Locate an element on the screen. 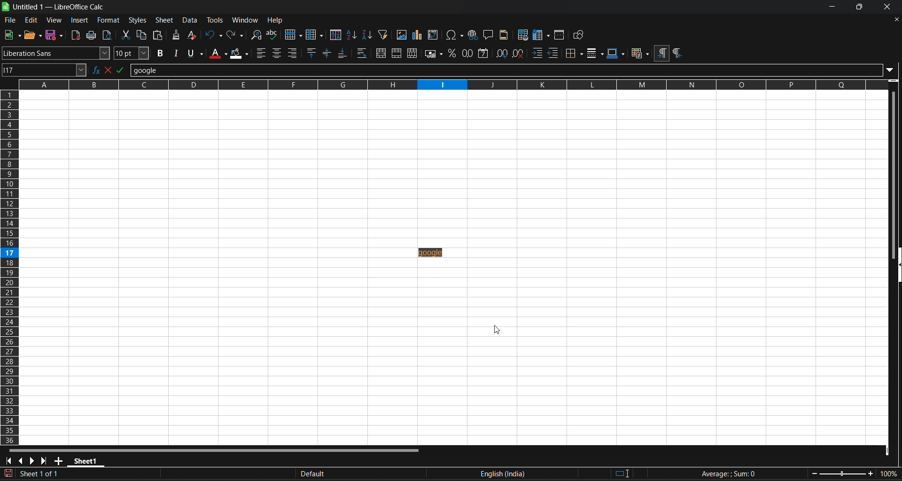 The height and width of the screenshot is (481, 902). tools is located at coordinates (214, 20).